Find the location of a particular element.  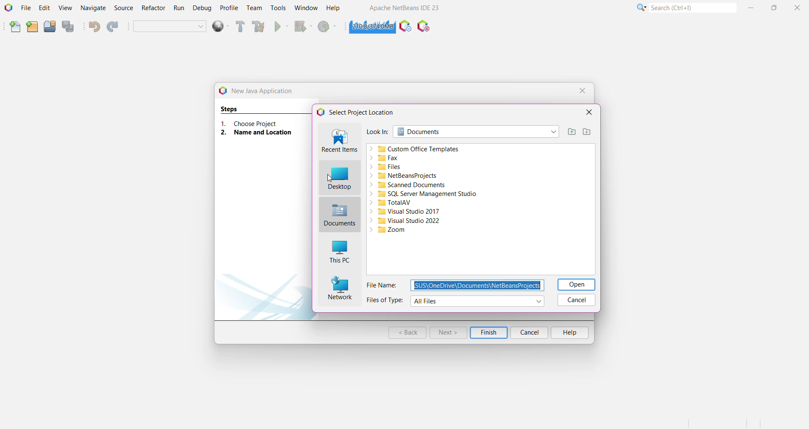

Application Name and Version is located at coordinates (406, 8).